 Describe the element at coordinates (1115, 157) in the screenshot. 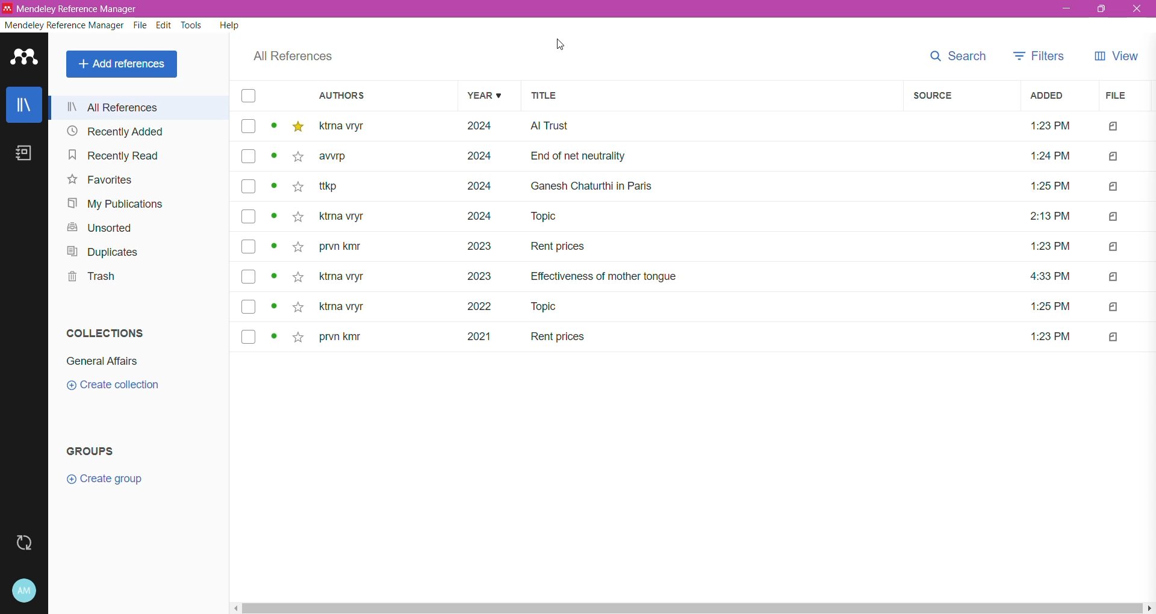

I see `file type` at that location.